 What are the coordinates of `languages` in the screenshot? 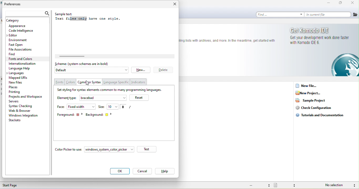 It's located at (20, 73).